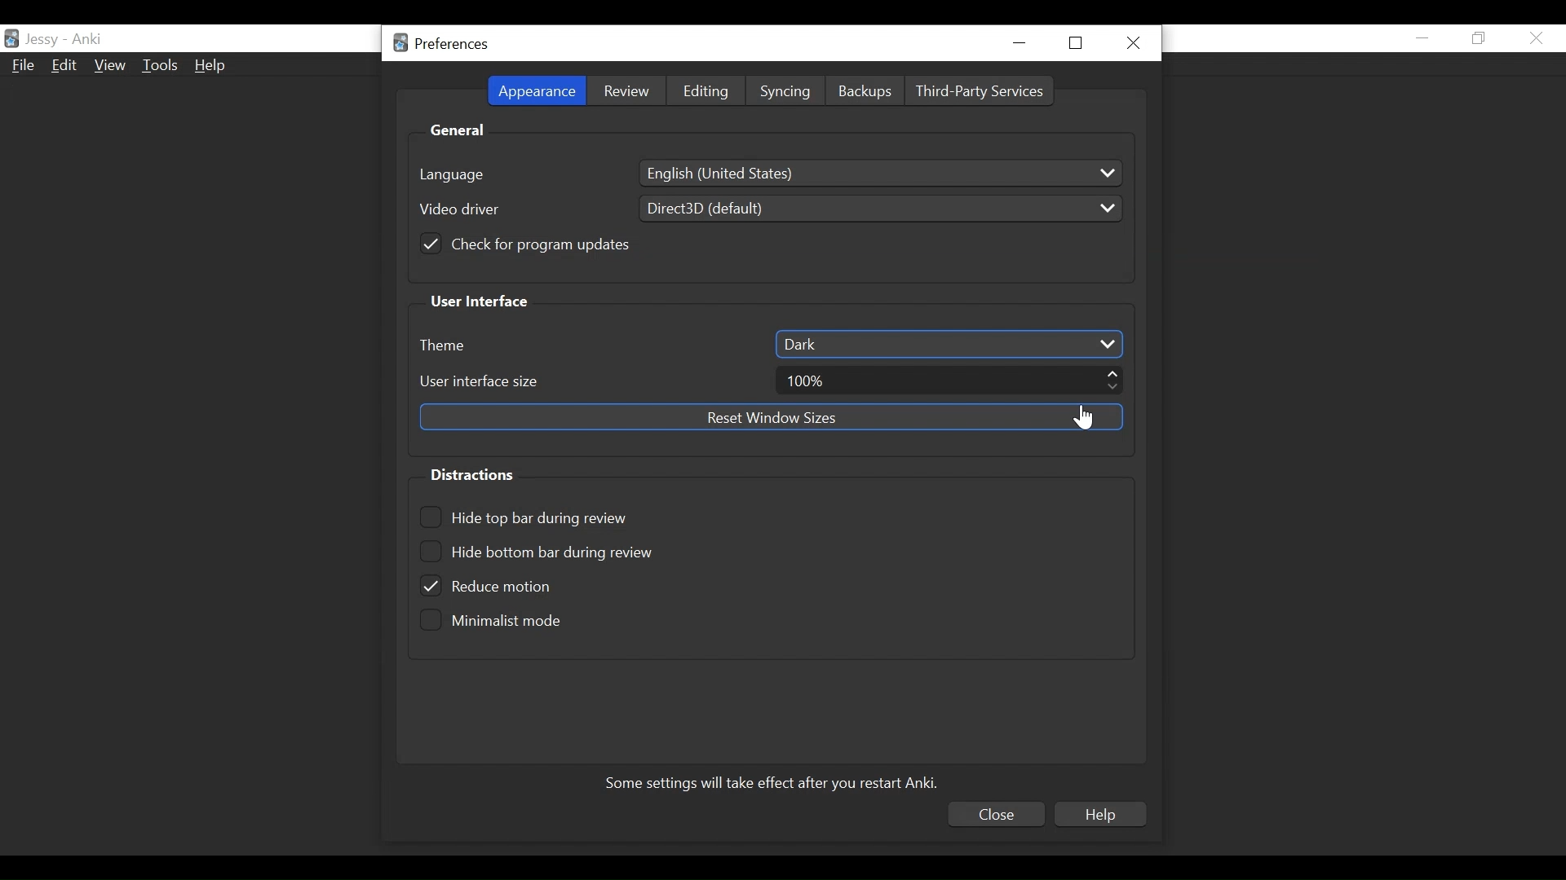 This screenshot has width=1566, height=880. Describe the element at coordinates (1536, 37) in the screenshot. I see `Close` at that location.